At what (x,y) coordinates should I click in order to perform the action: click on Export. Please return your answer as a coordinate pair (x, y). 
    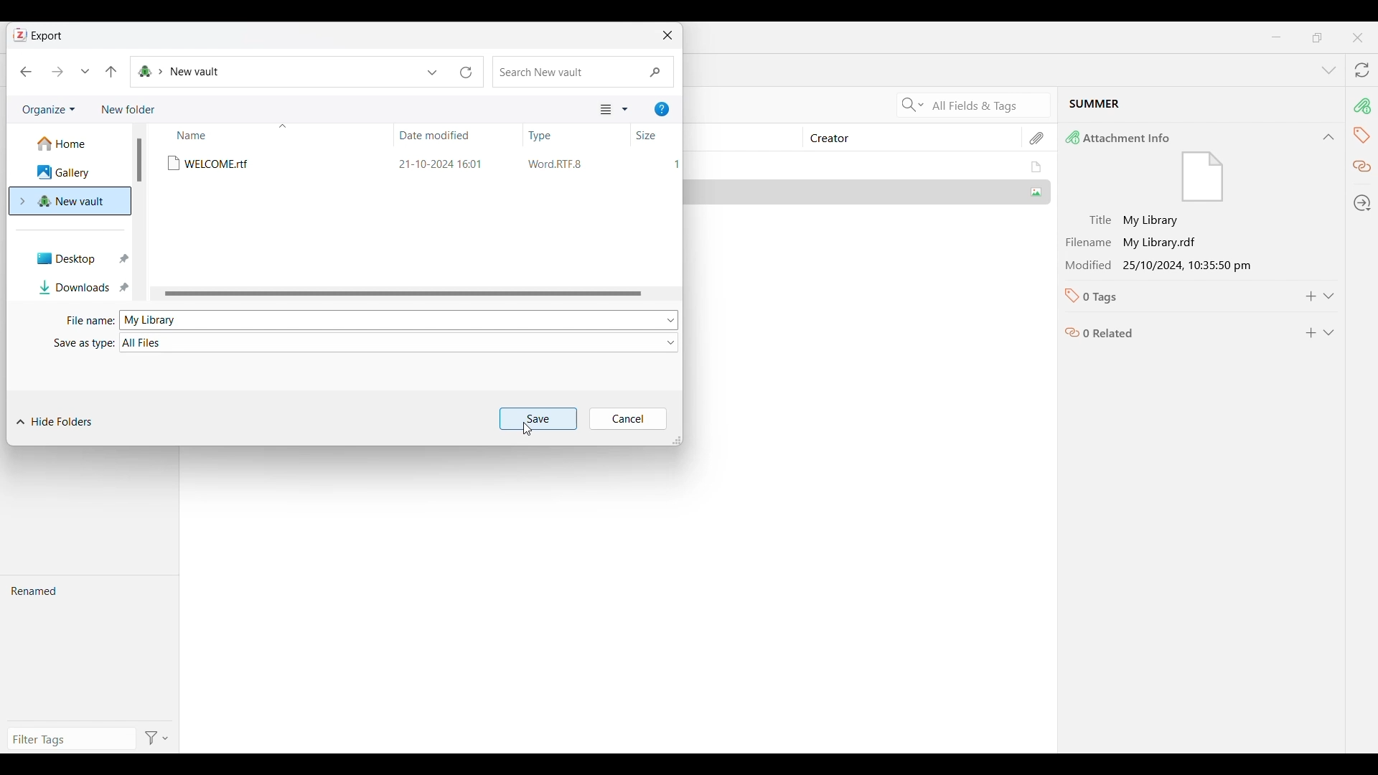
    Looking at the image, I should click on (47, 37).